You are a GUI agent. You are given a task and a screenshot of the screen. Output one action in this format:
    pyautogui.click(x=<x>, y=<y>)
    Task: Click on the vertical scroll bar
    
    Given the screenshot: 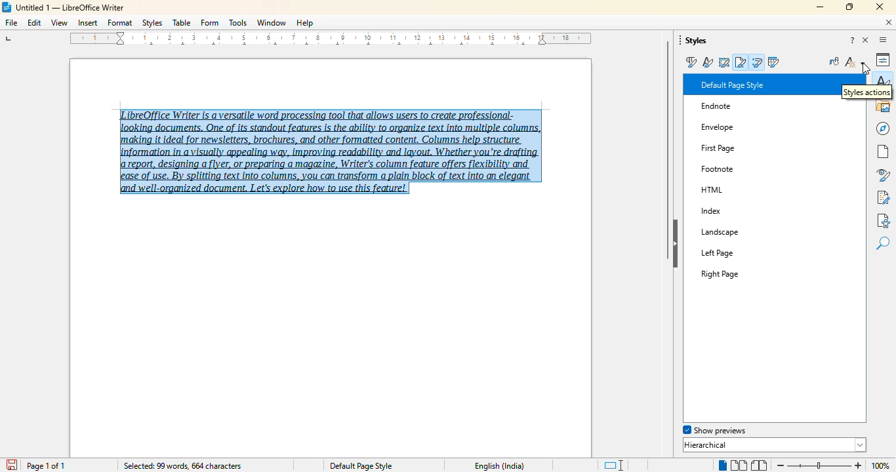 What is the action you would take?
    pyautogui.click(x=668, y=149)
    